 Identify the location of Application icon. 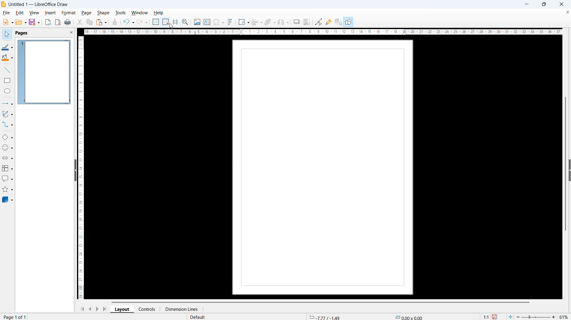
(4, 4).